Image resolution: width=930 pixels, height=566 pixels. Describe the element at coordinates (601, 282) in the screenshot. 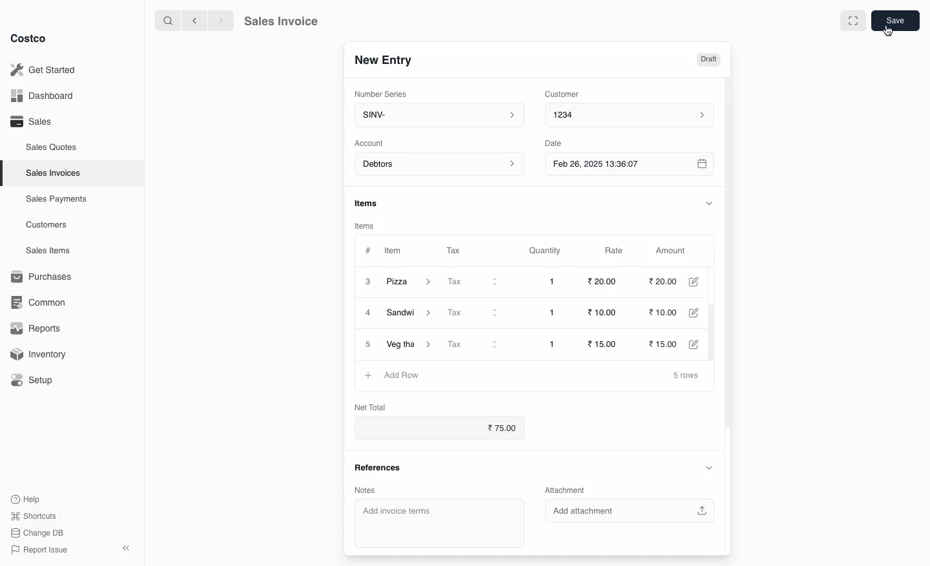

I see `20.00` at that location.